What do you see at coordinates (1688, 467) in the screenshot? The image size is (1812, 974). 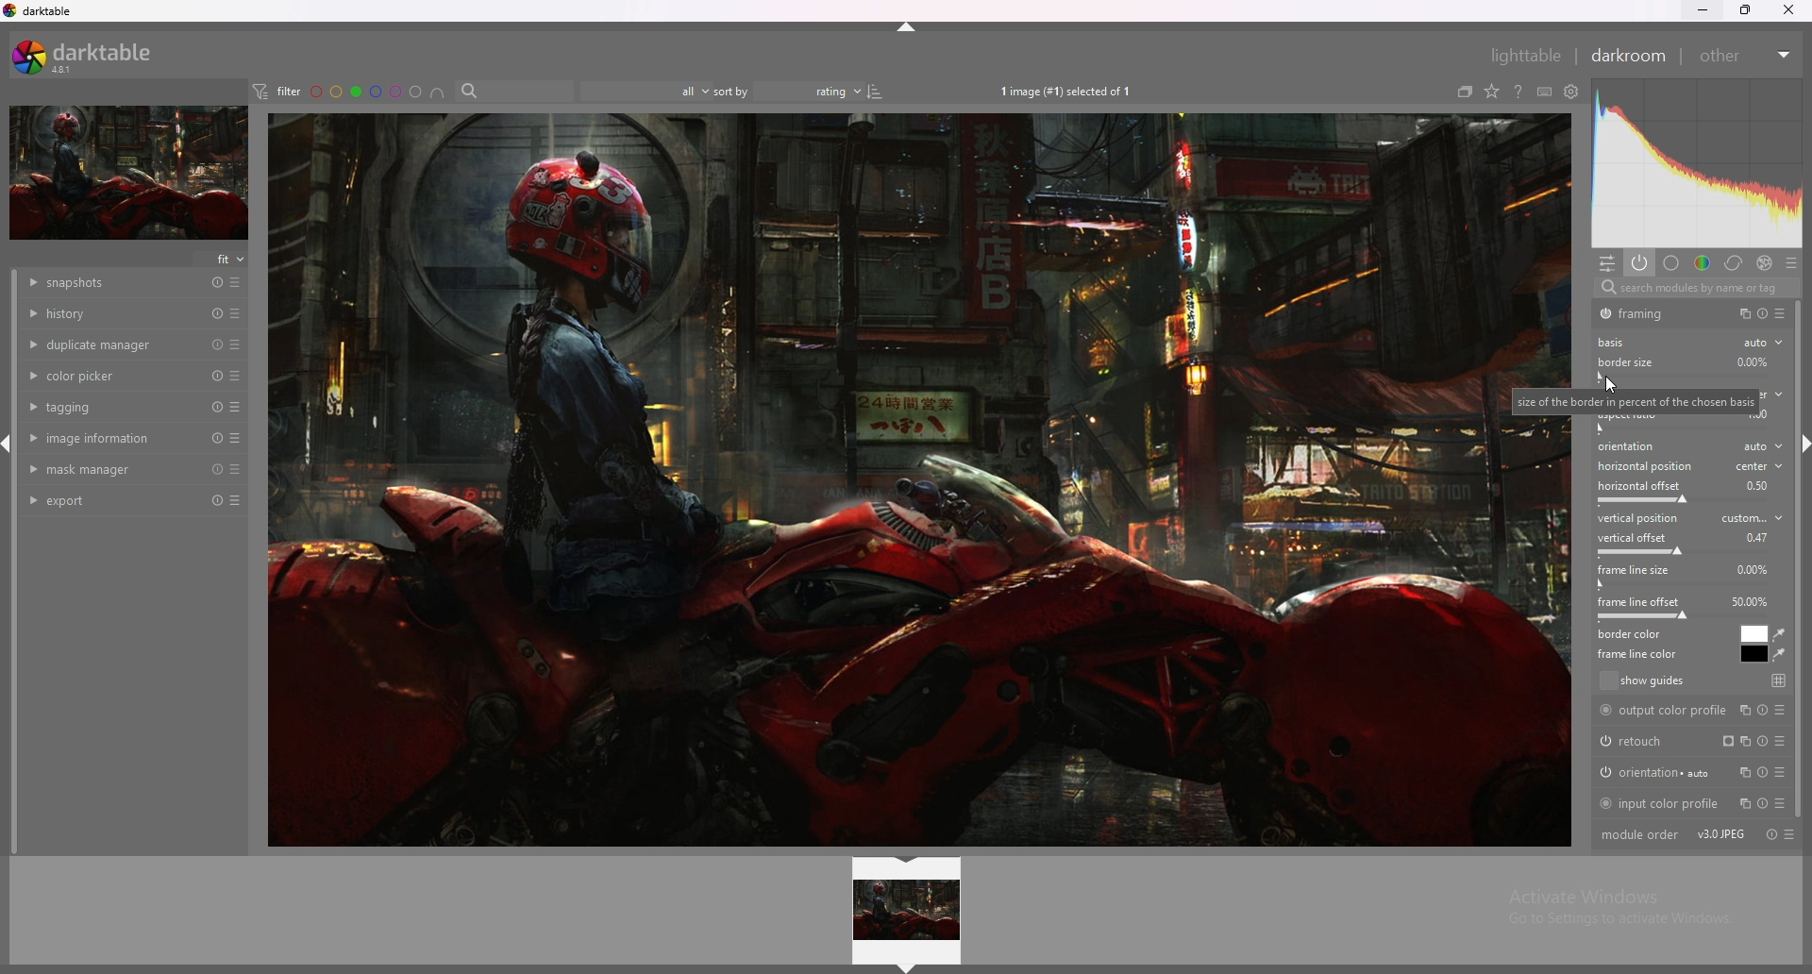 I see `horizontal position` at bounding box center [1688, 467].